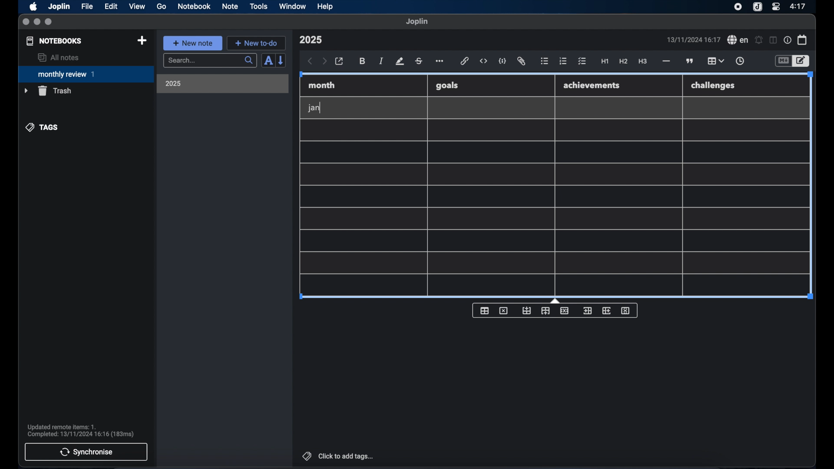 The image size is (834, 469). I want to click on reverse sort order, so click(281, 60).